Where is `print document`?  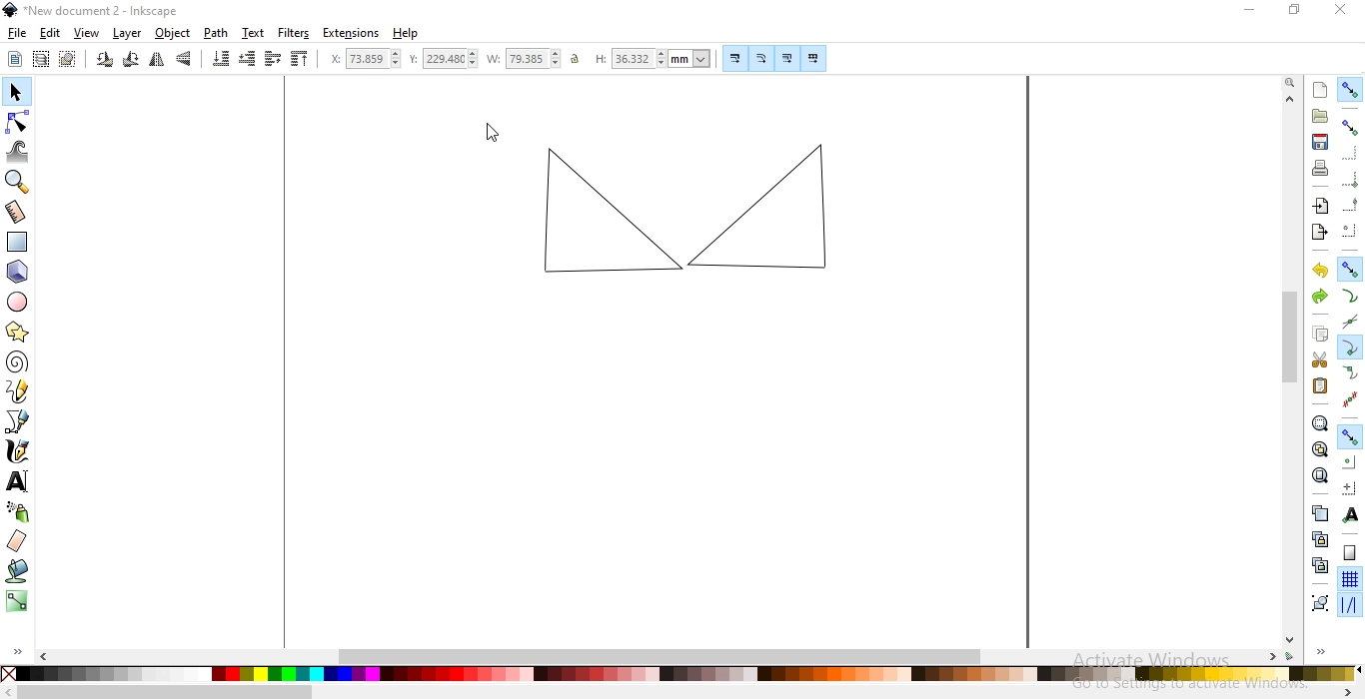
print document is located at coordinates (1322, 168).